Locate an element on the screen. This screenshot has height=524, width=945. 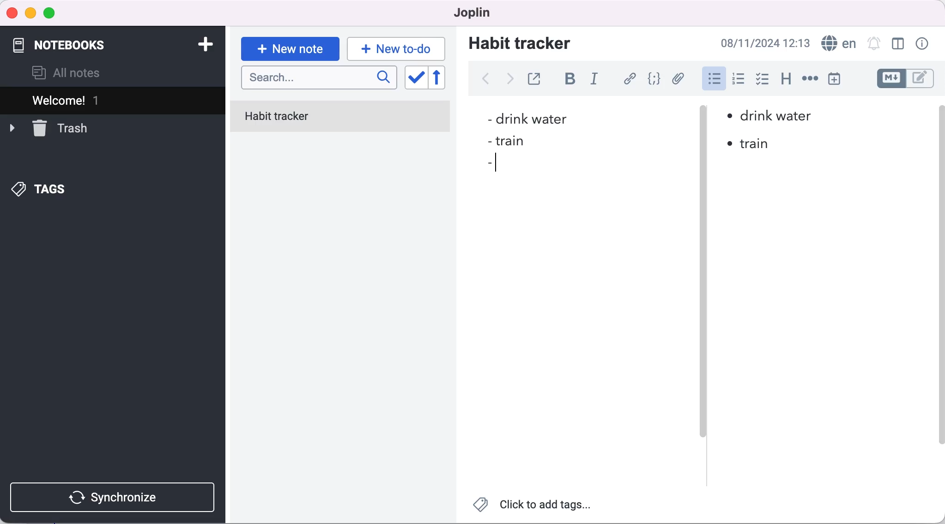
welcome 1 is located at coordinates (115, 100).